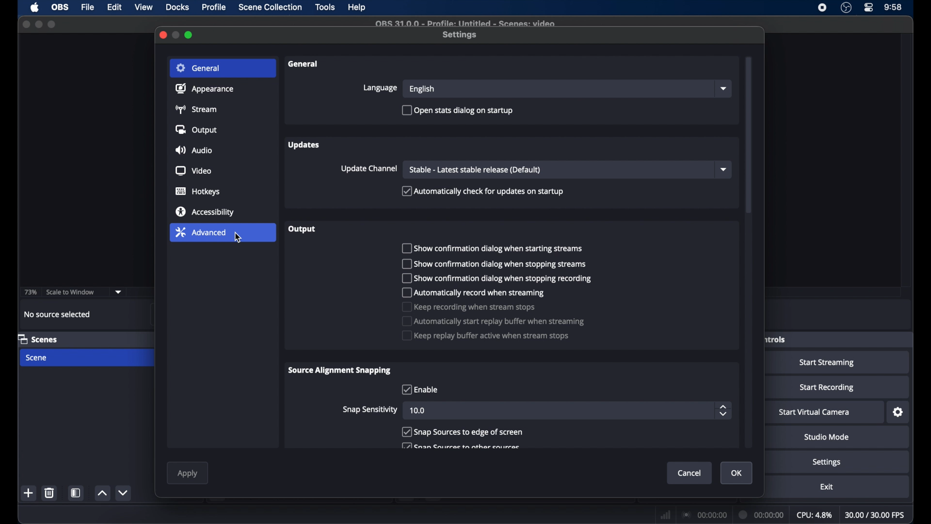 The width and height of the screenshot is (931, 524). What do you see at coordinates (30, 293) in the screenshot?
I see `73%` at bounding box center [30, 293].